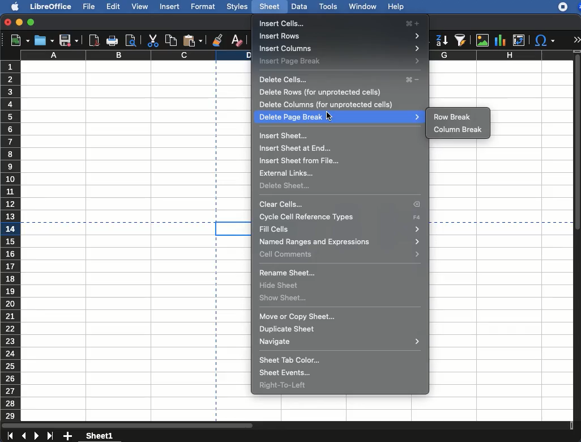 The image size is (581, 442). What do you see at coordinates (69, 436) in the screenshot?
I see `add` at bounding box center [69, 436].